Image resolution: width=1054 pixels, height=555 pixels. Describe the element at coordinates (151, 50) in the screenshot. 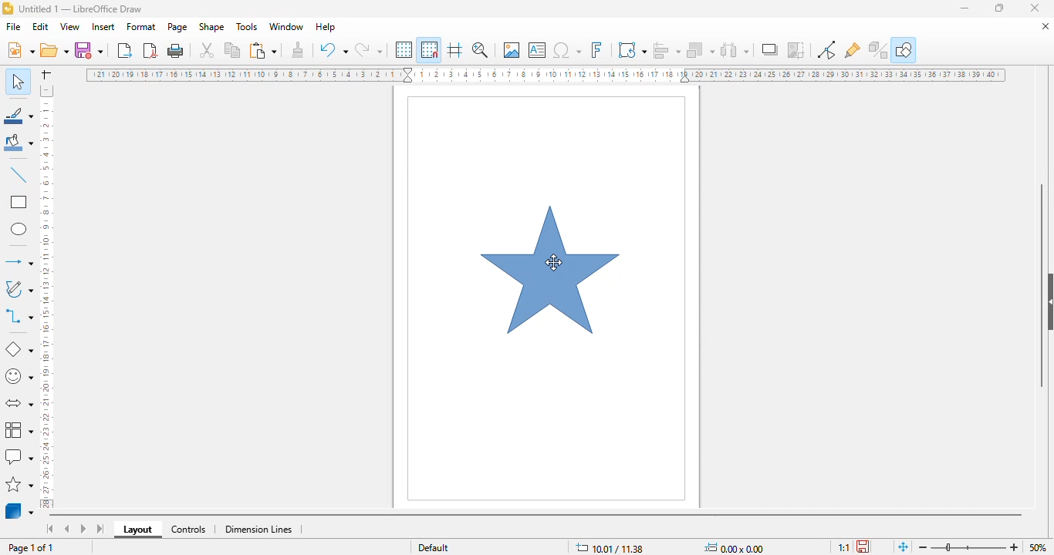

I see `export directly as PDF` at that location.